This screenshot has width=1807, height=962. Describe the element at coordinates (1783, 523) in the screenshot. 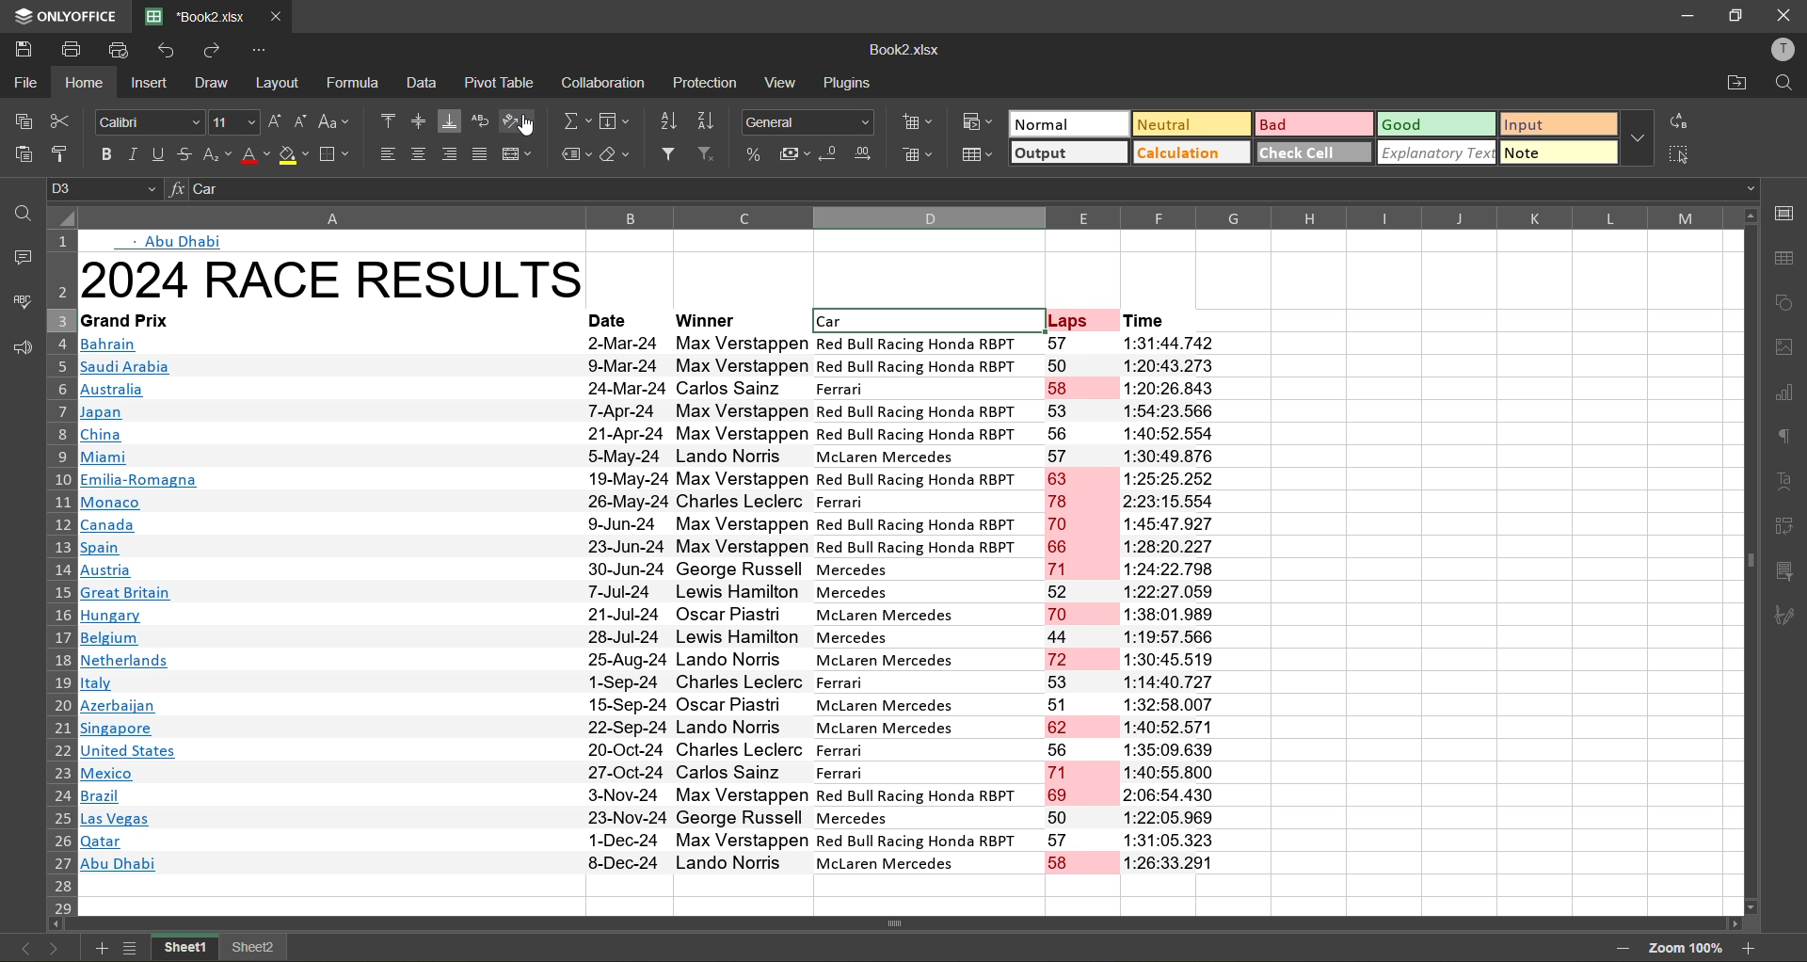

I see `pivot table` at that location.